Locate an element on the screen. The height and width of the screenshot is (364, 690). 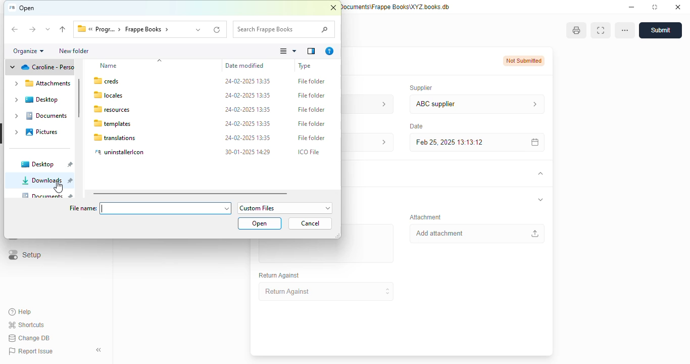
ABC supplier is located at coordinates (458, 104).